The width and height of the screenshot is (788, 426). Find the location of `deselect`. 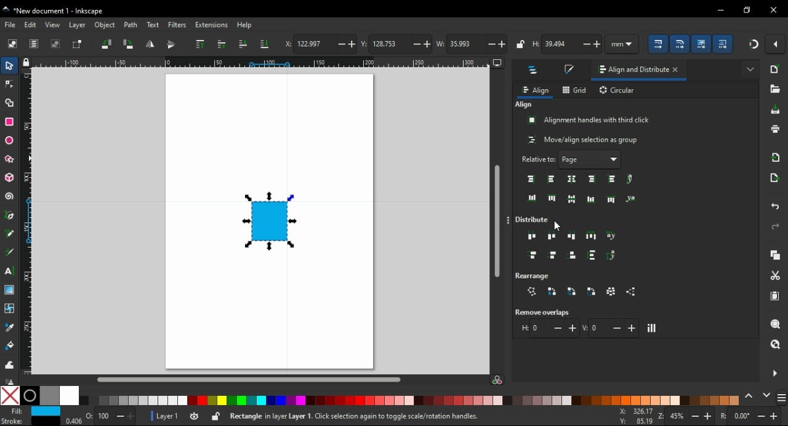

deselect is located at coordinates (57, 44).